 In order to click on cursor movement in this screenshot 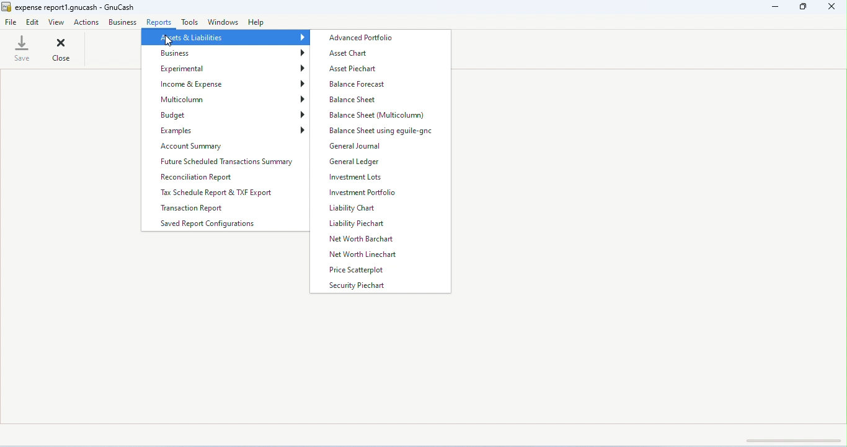, I will do `click(168, 42)`.